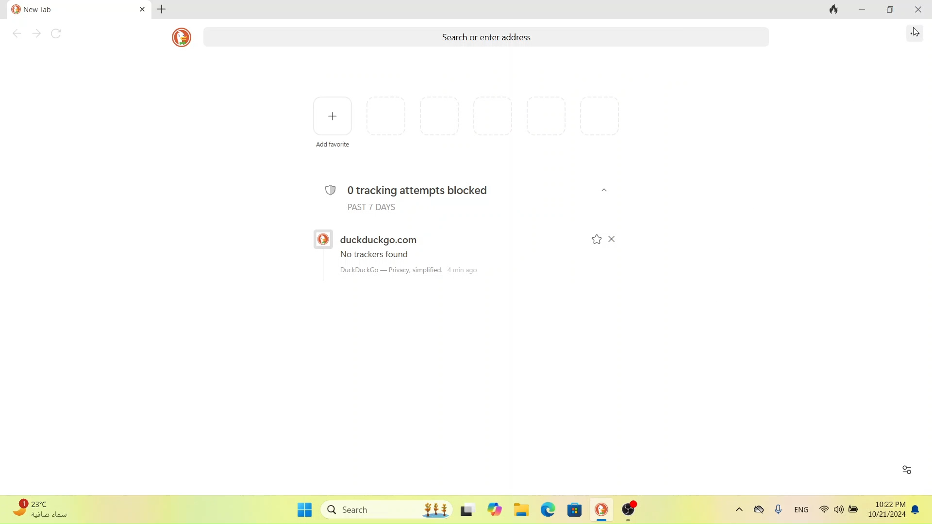  I want to click on duckduckgo, so click(601, 512).